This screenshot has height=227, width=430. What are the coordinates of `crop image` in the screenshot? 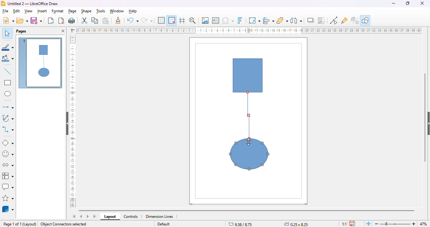 It's located at (321, 20).